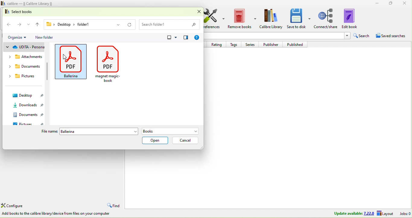 The height and width of the screenshot is (218, 412). Describe the element at coordinates (24, 24) in the screenshot. I see `forward` at that location.